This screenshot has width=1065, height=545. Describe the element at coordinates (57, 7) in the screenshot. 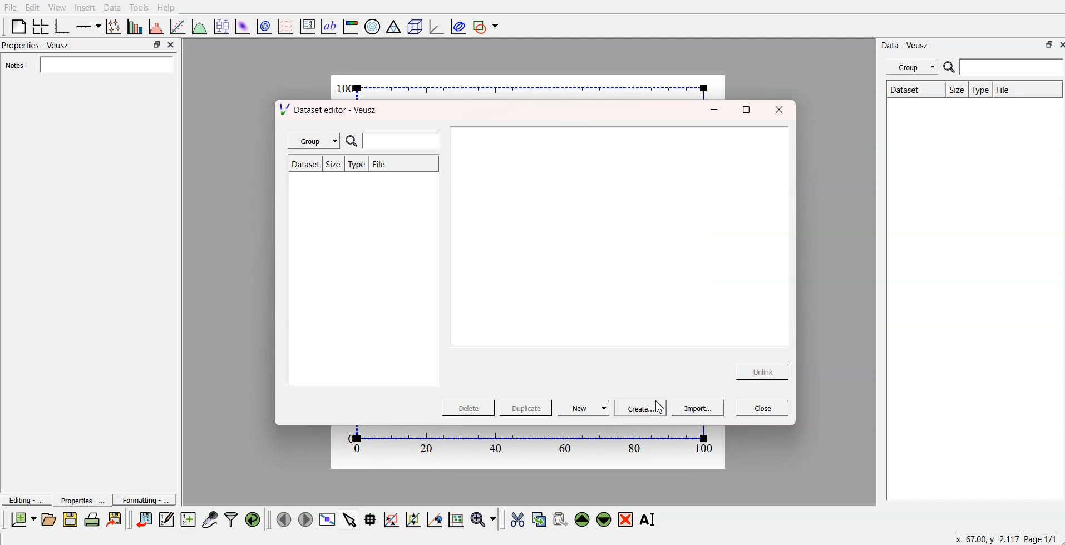

I see `View` at that location.